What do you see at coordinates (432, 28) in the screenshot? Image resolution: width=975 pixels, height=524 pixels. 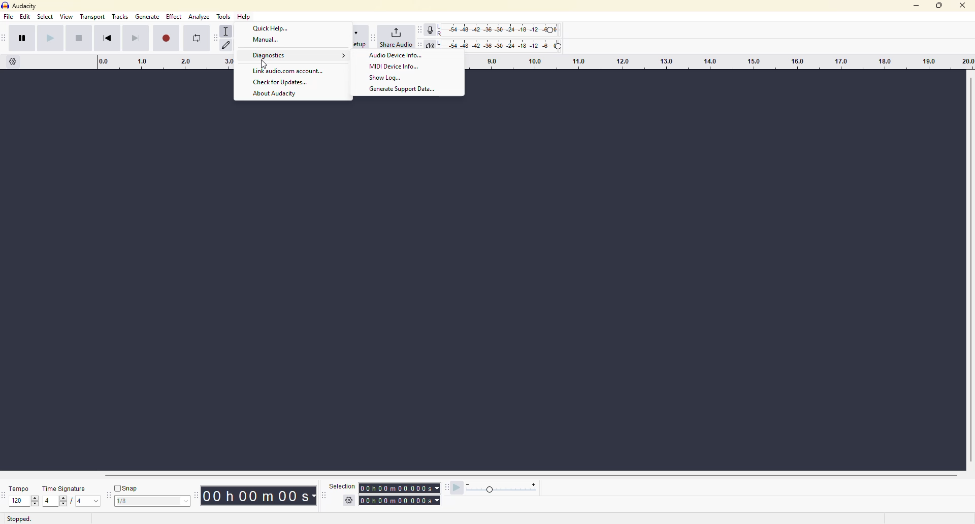 I see `record meter` at bounding box center [432, 28].